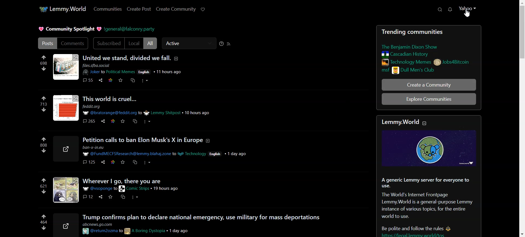 The image size is (525, 237). Describe the element at coordinates (428, 85) in the screenshot. I see `Create A community` at that location.